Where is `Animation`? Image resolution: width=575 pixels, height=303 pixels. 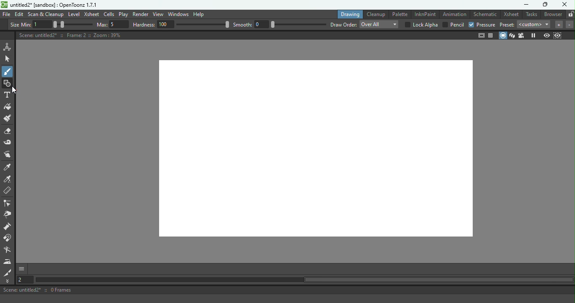
Animation is located at coordinates (454, 14).